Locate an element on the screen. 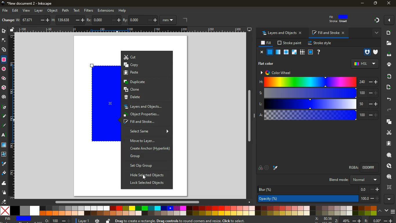  twist is located at coordinates (4, 155).